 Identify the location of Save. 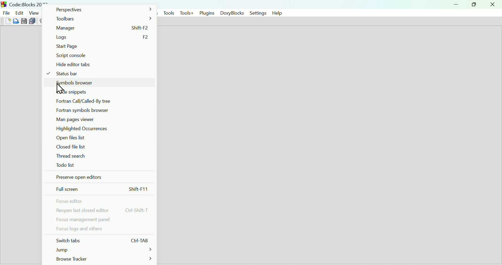
(24, 21).